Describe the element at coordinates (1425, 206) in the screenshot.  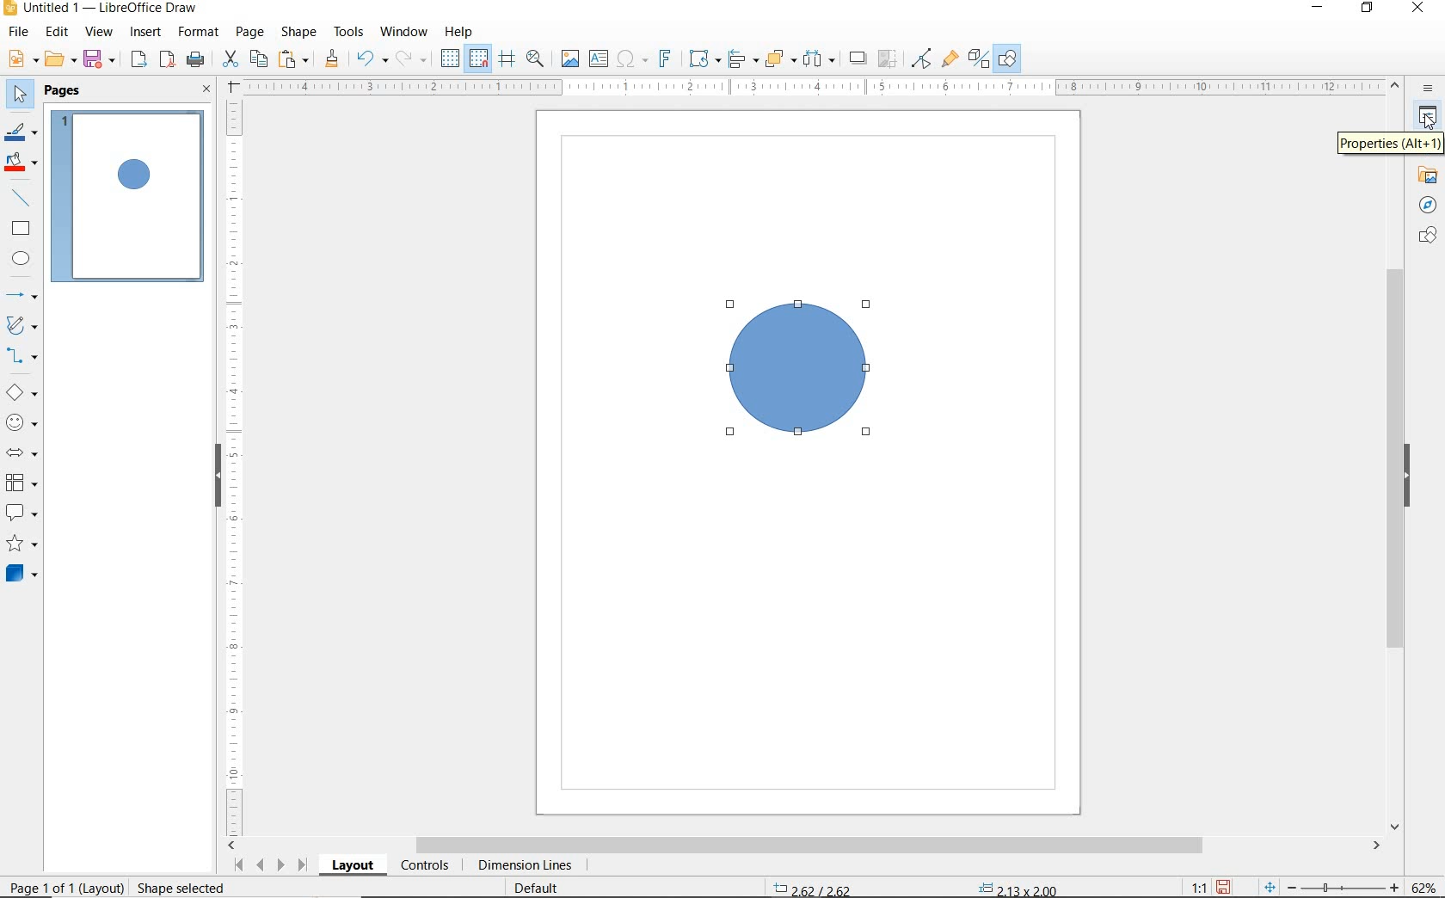
I see `NAVIGATOR` at that location.